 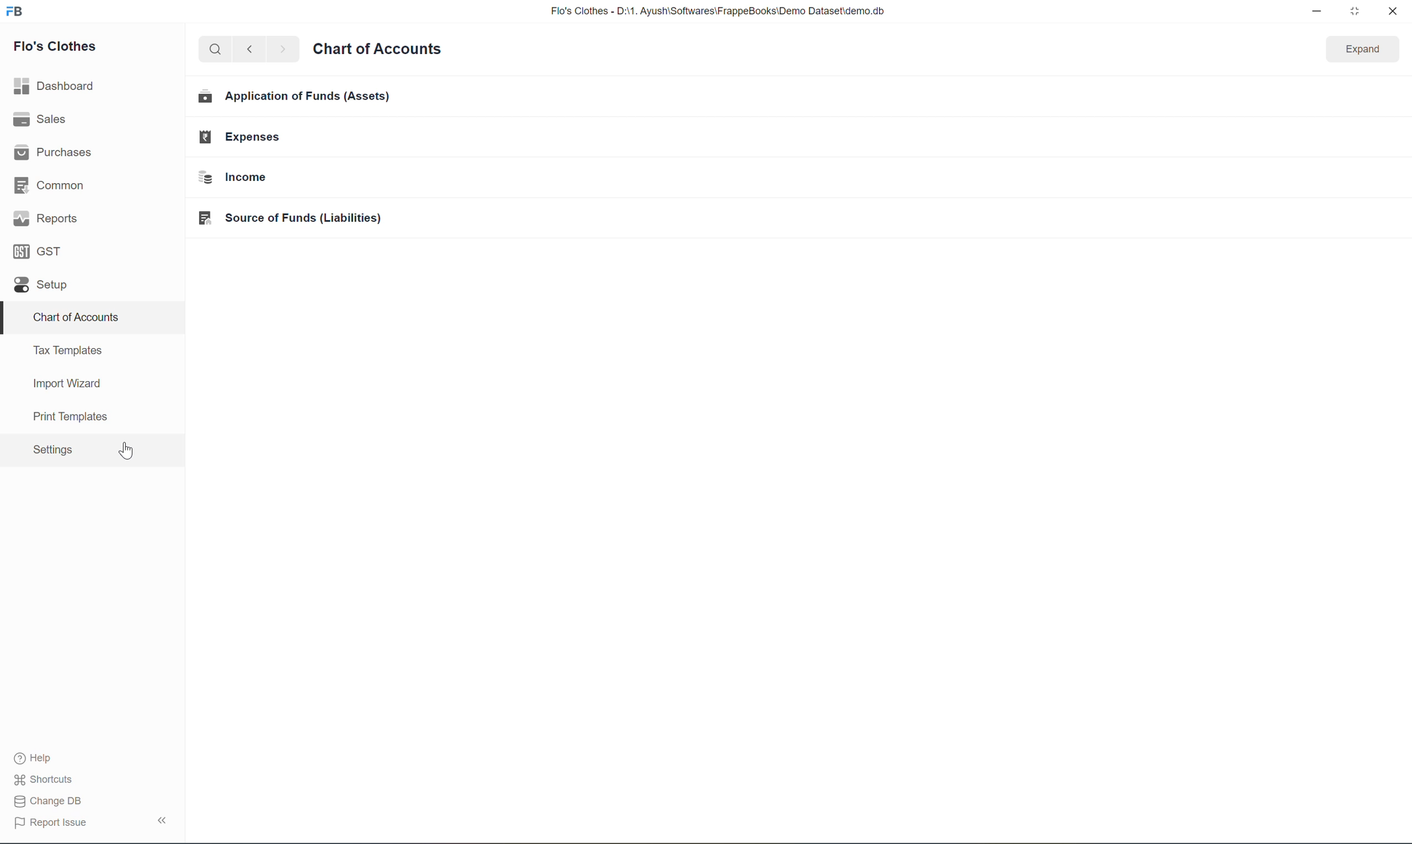 I want to click on Setup, so click(x=41, y=284).